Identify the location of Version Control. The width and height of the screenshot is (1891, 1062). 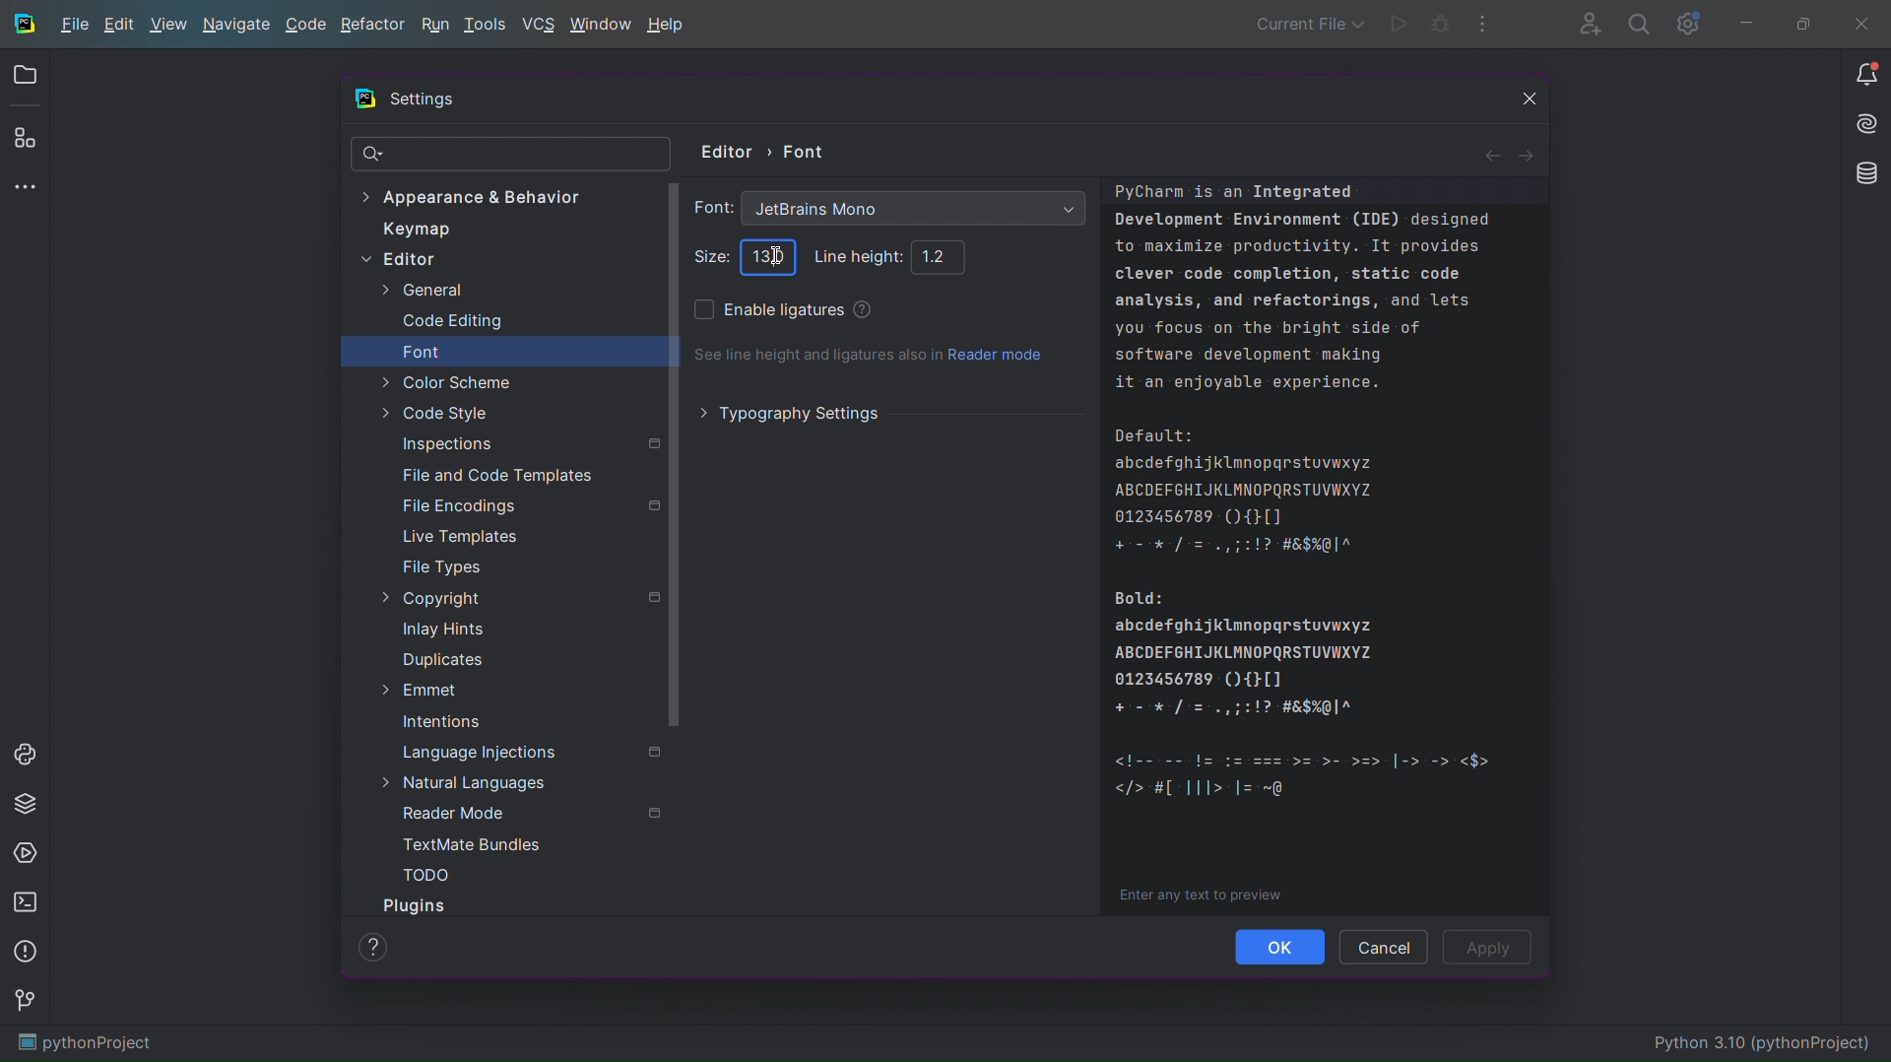
(29, 1005).